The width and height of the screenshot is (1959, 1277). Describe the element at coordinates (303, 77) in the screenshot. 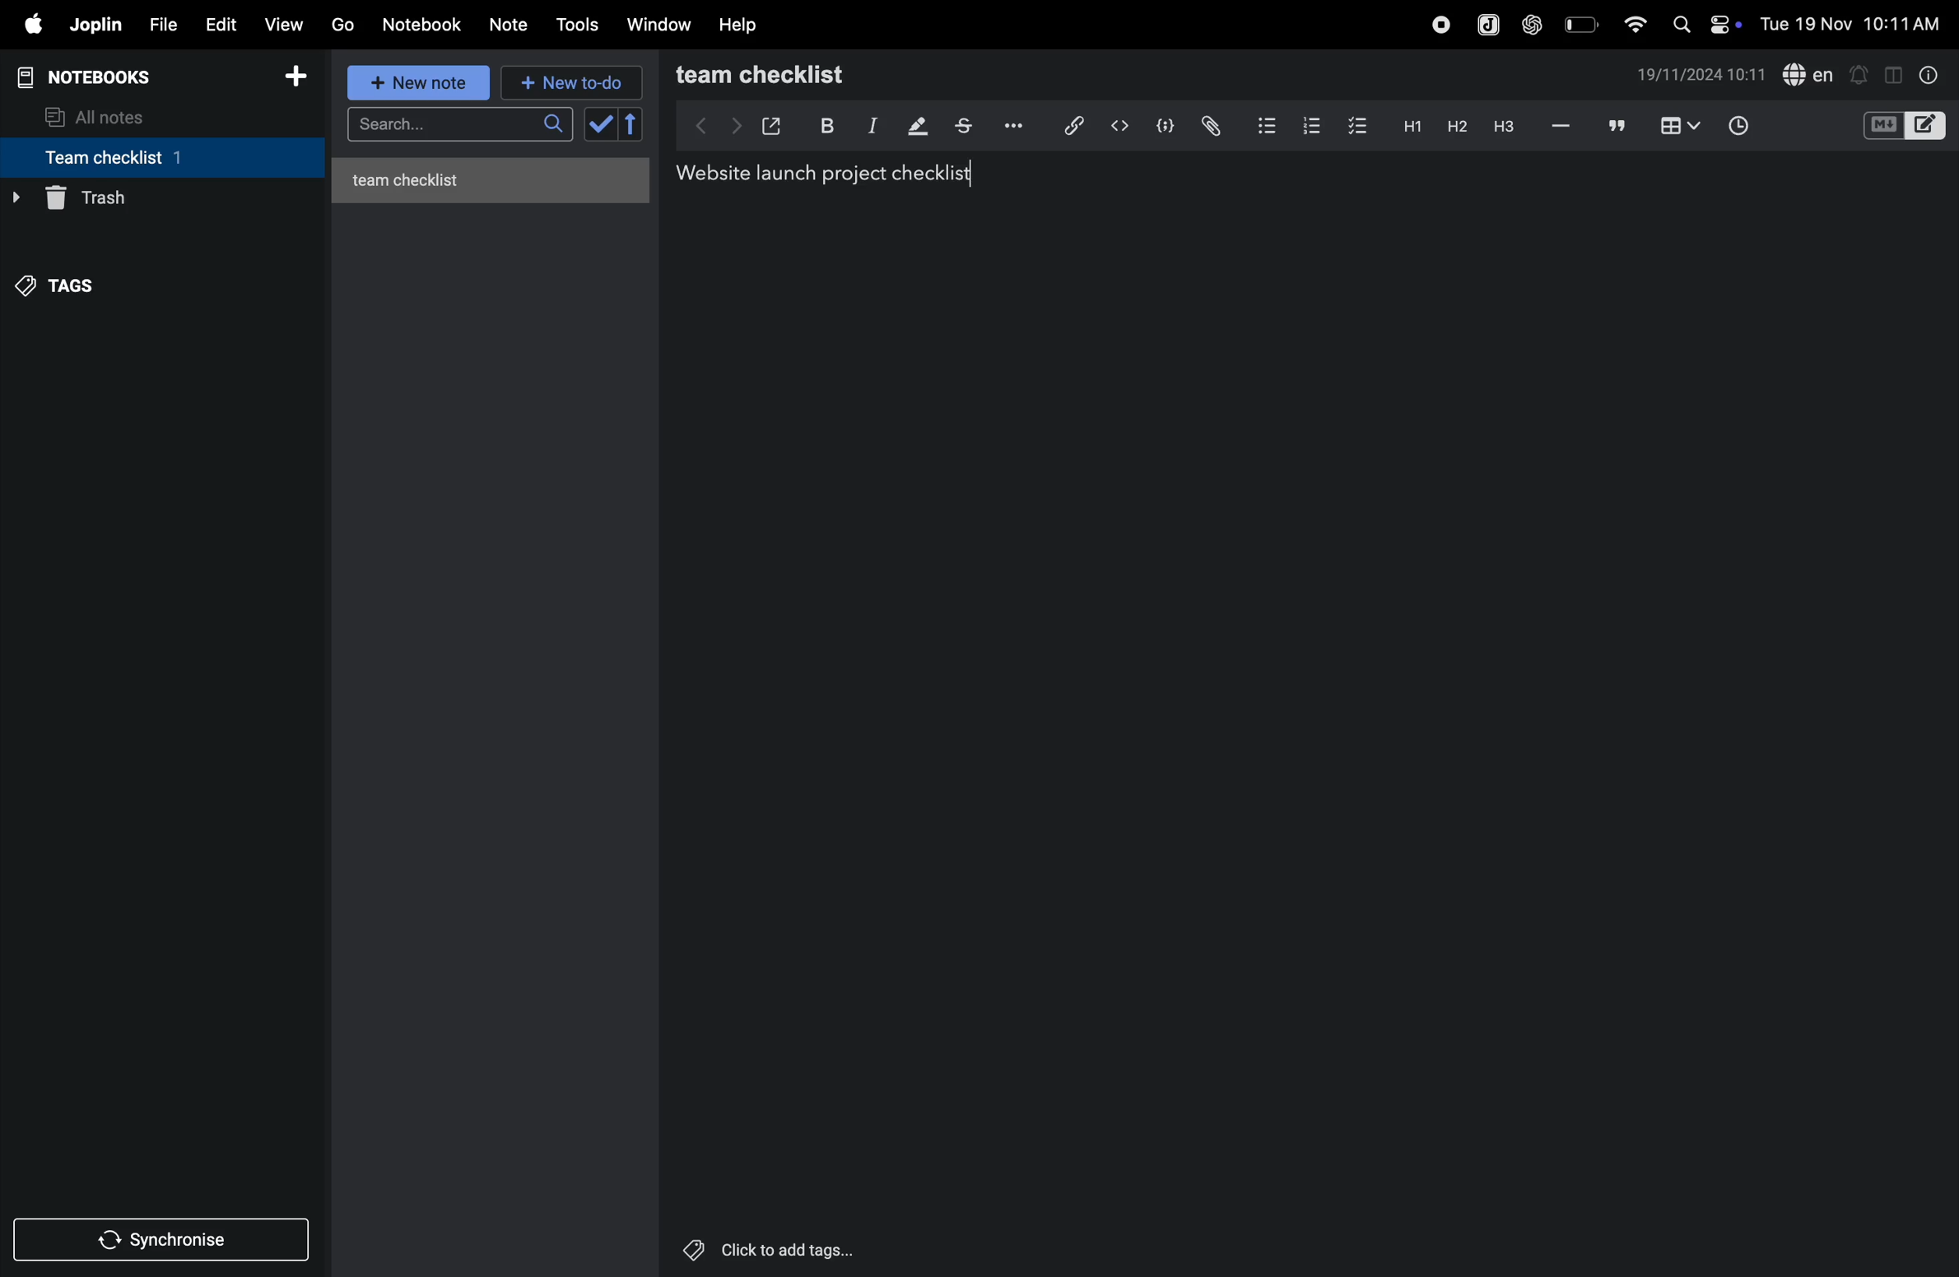

I see `add` at that location.